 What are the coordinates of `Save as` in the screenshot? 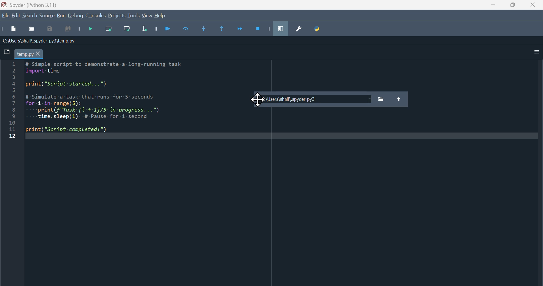 It's located at (51, 30).